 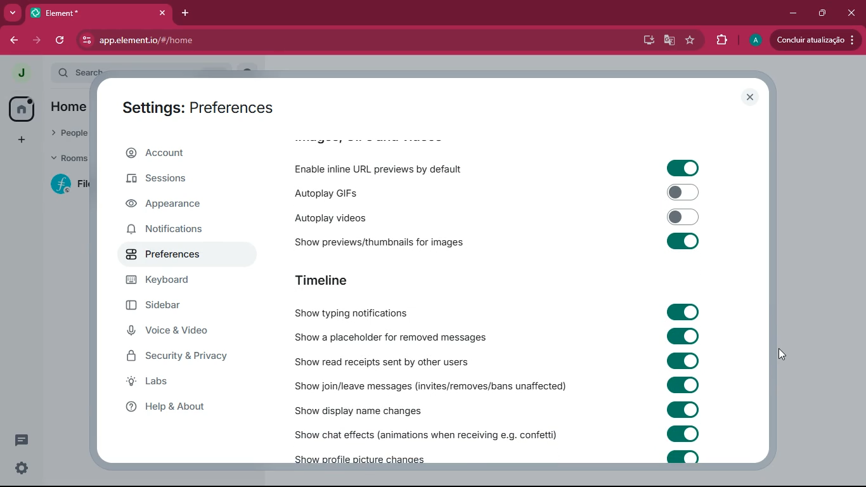 I want to click on autoplay GIFs, so click(x=354, y=192).